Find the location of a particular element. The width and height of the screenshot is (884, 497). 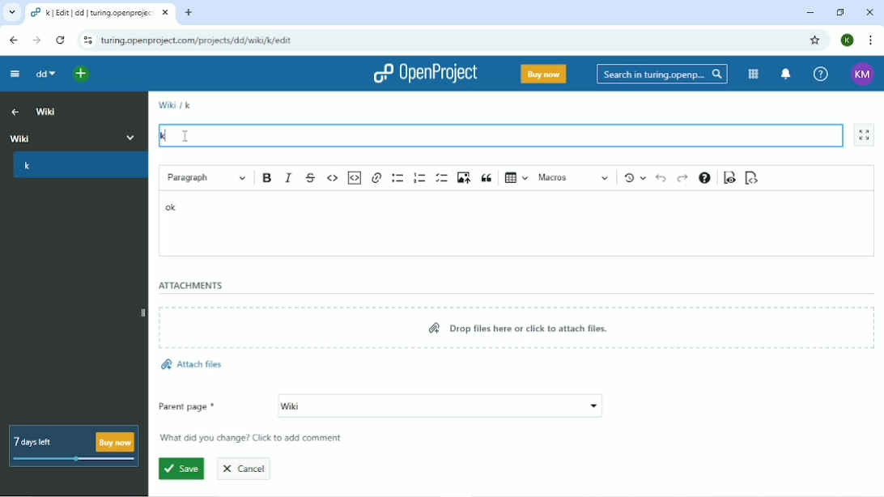

dd is located at coordinates (45, 74).